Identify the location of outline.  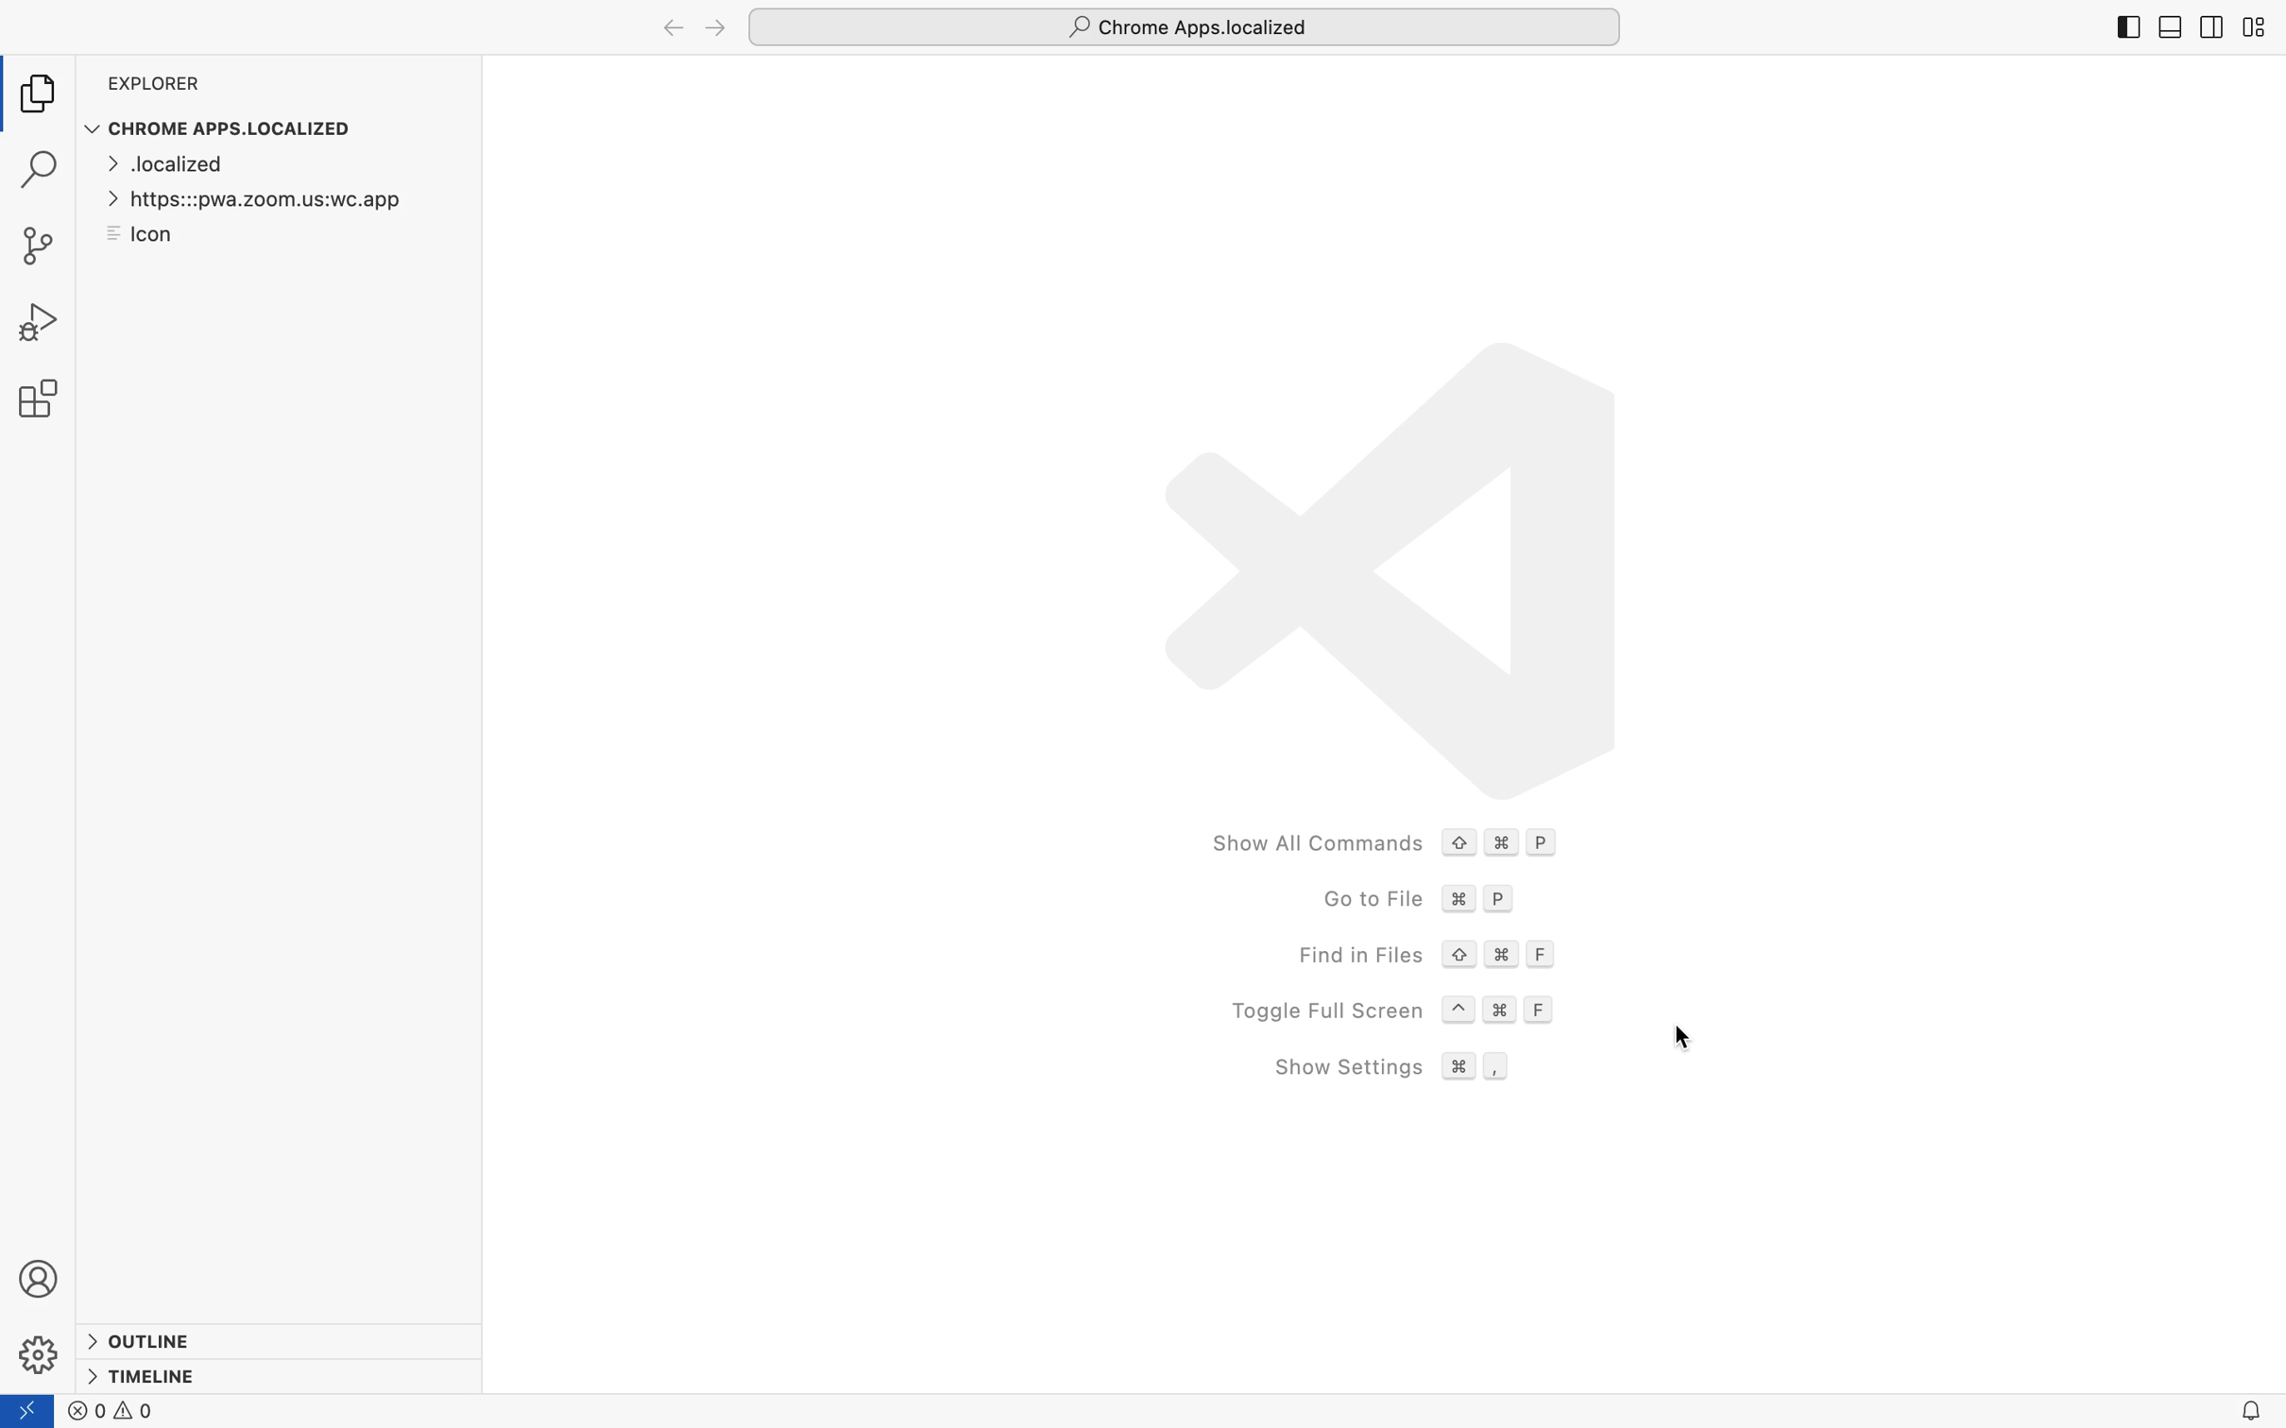
(151, 1336).